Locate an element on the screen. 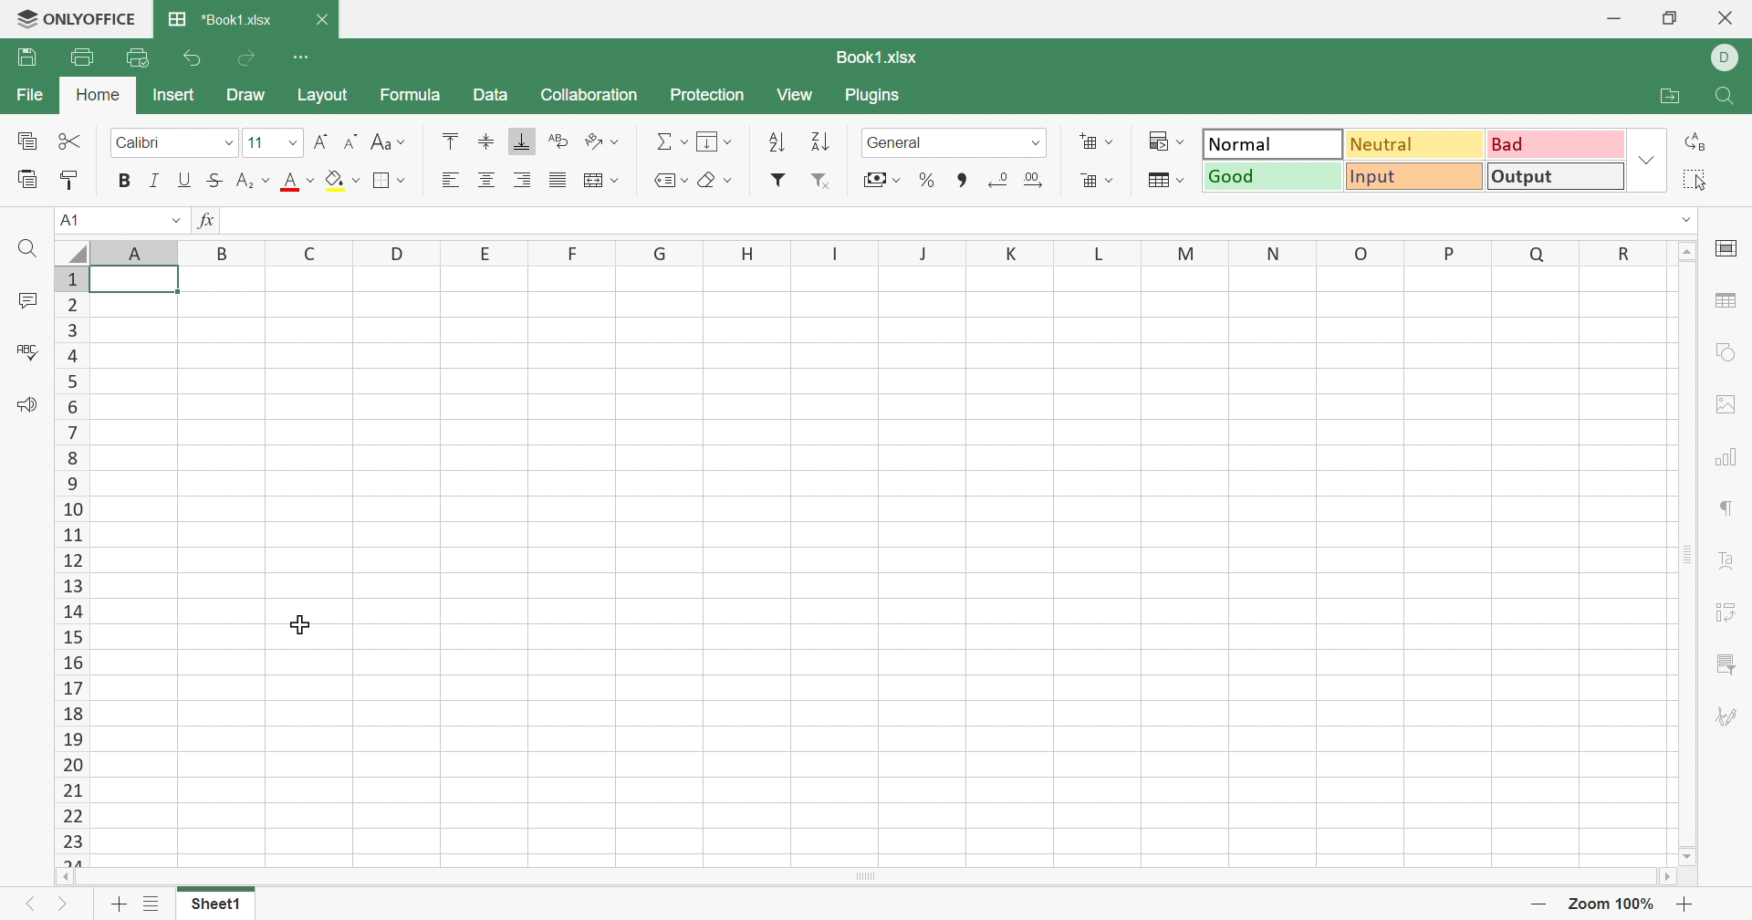  Accounting style is located at coordinates (871, 180).